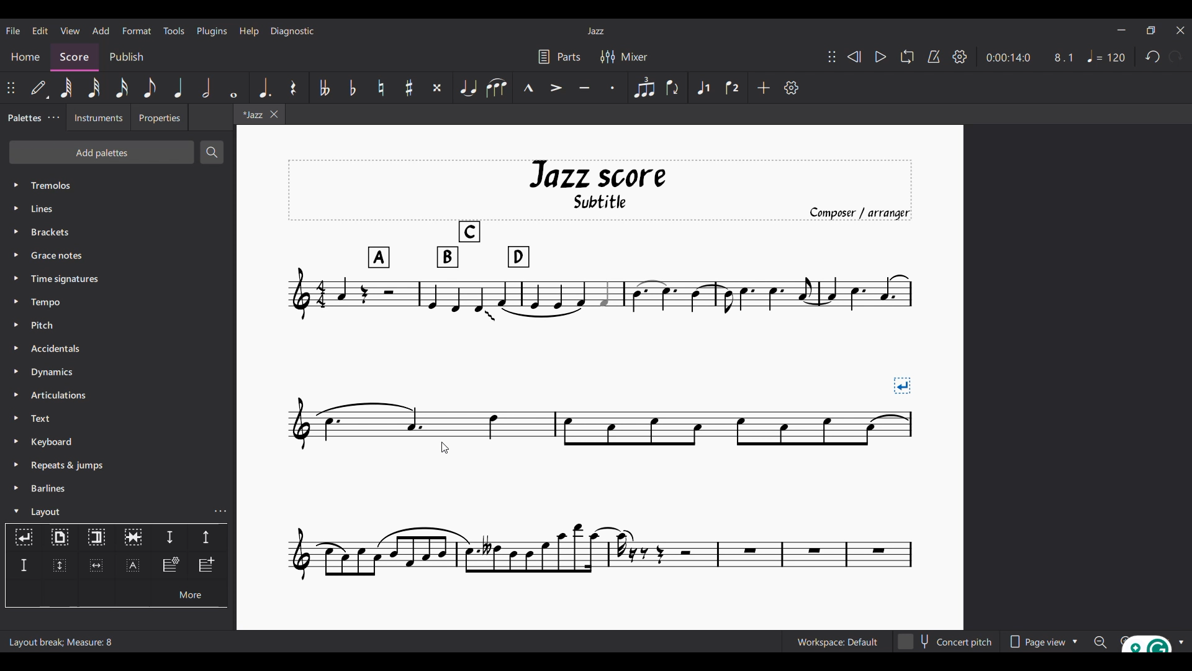  I want to click on Minimize, so click(1121, 30).